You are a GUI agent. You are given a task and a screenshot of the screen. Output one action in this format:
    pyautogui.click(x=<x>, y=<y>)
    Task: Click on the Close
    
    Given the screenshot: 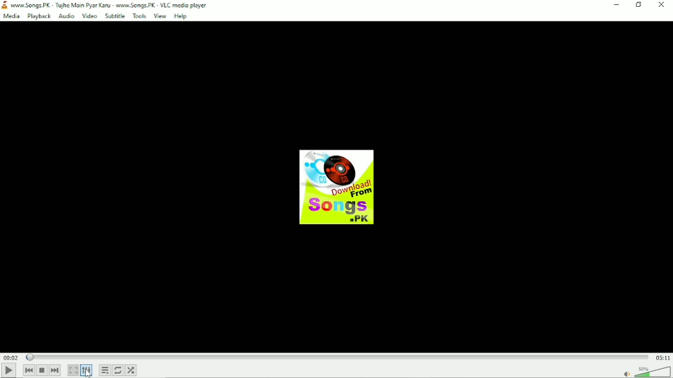 What is the action you would take?
    pyautogui.click(x=661, y=6)
    